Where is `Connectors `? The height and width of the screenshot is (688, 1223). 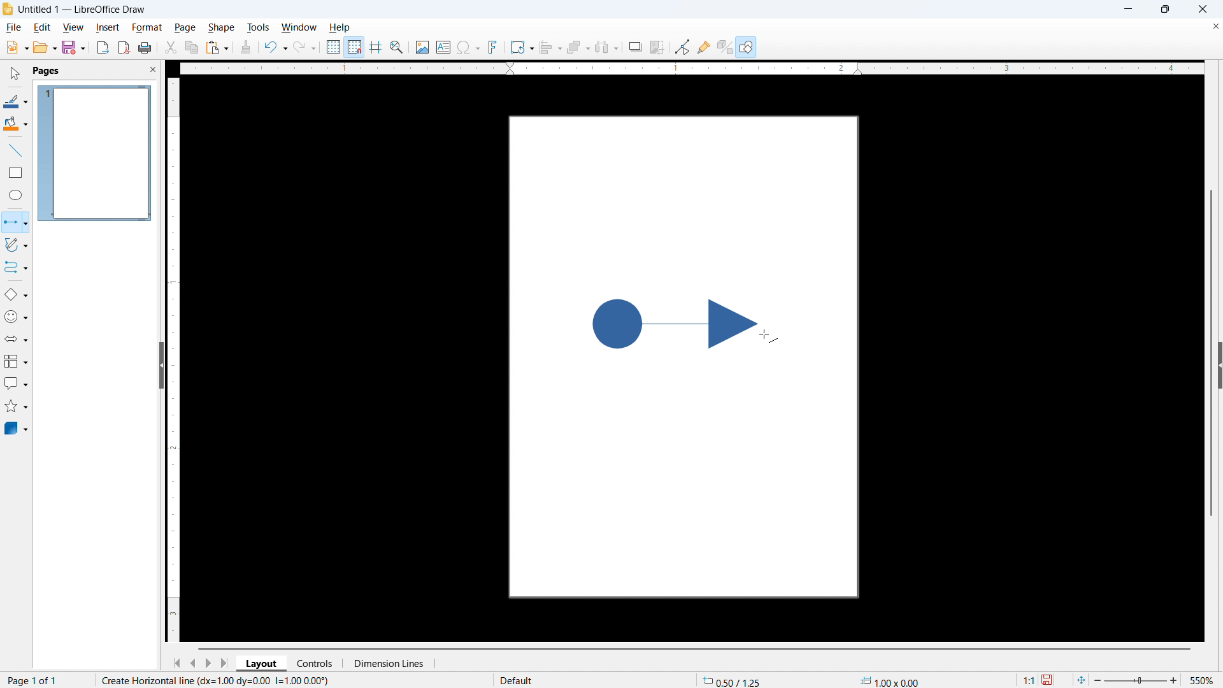
Connectors  is located at coordinates (17, 268).